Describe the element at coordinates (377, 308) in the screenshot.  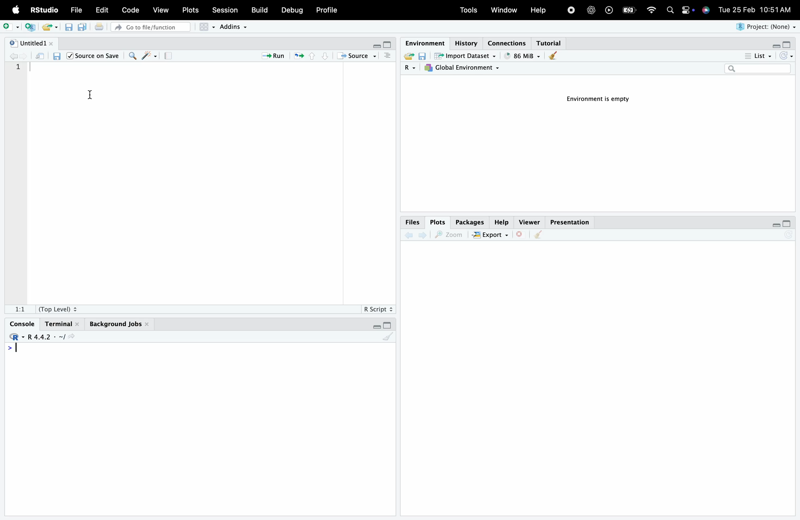
I see `R Script +` at that location.